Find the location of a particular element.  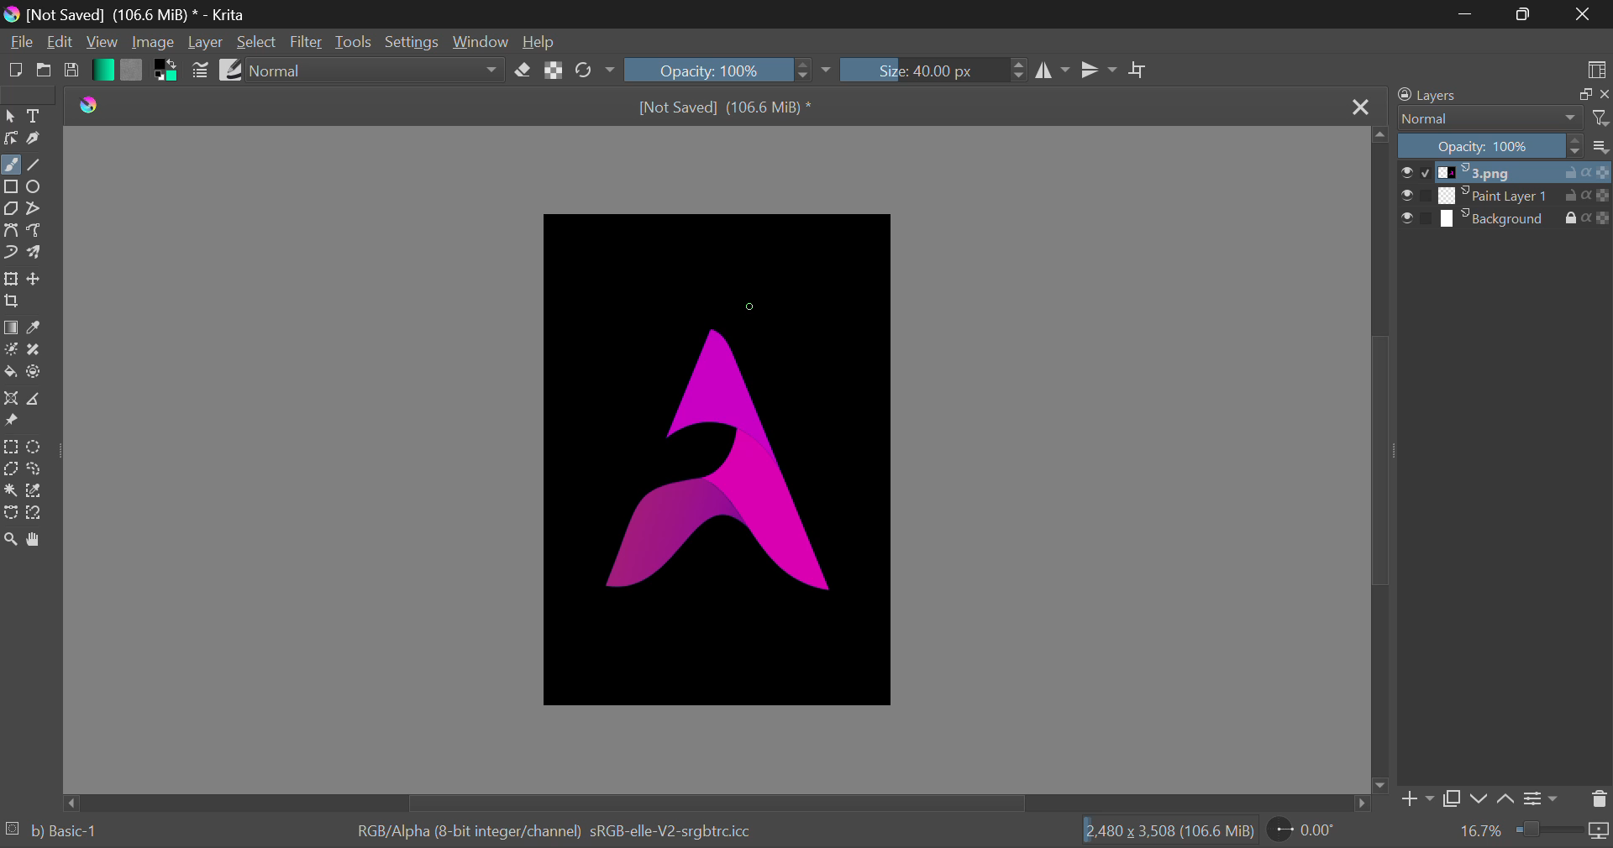

mov right is located at coordinates (1363, 803).